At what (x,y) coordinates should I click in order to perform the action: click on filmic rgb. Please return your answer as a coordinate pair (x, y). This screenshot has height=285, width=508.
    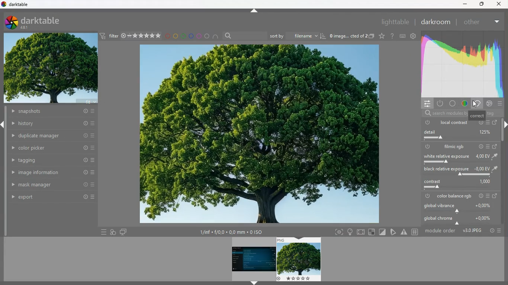
    Looking at the image, I should click on (453, 147).